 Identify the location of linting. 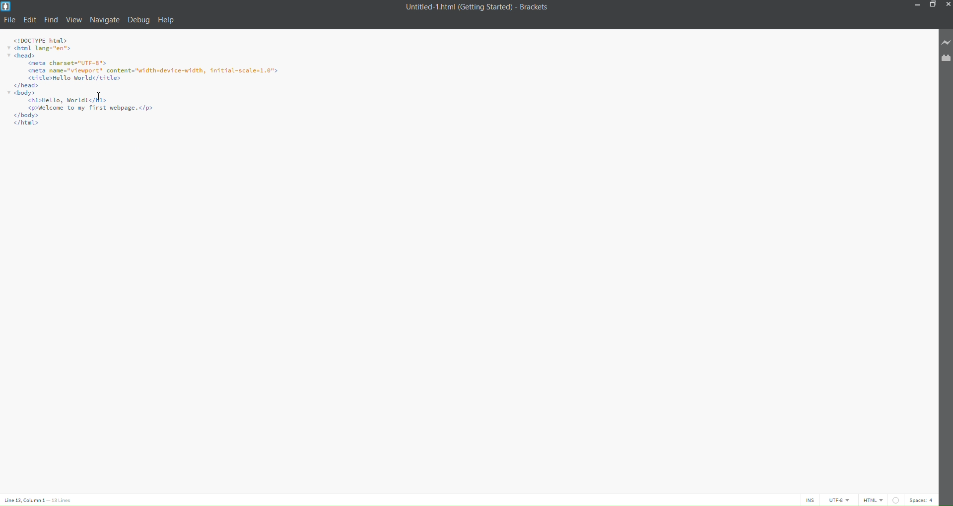
(894, 499).